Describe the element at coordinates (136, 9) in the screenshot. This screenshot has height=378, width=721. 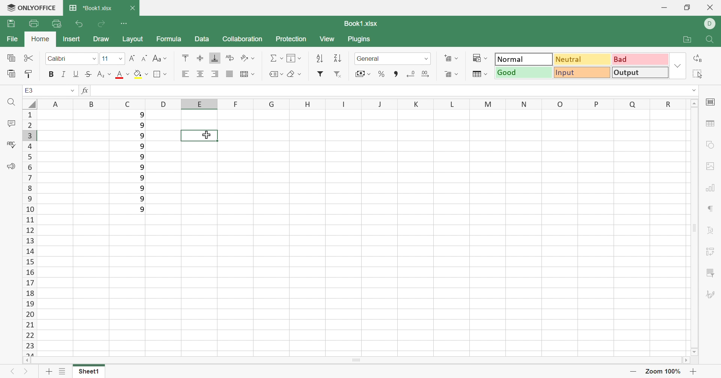
I see `Close` at that location.